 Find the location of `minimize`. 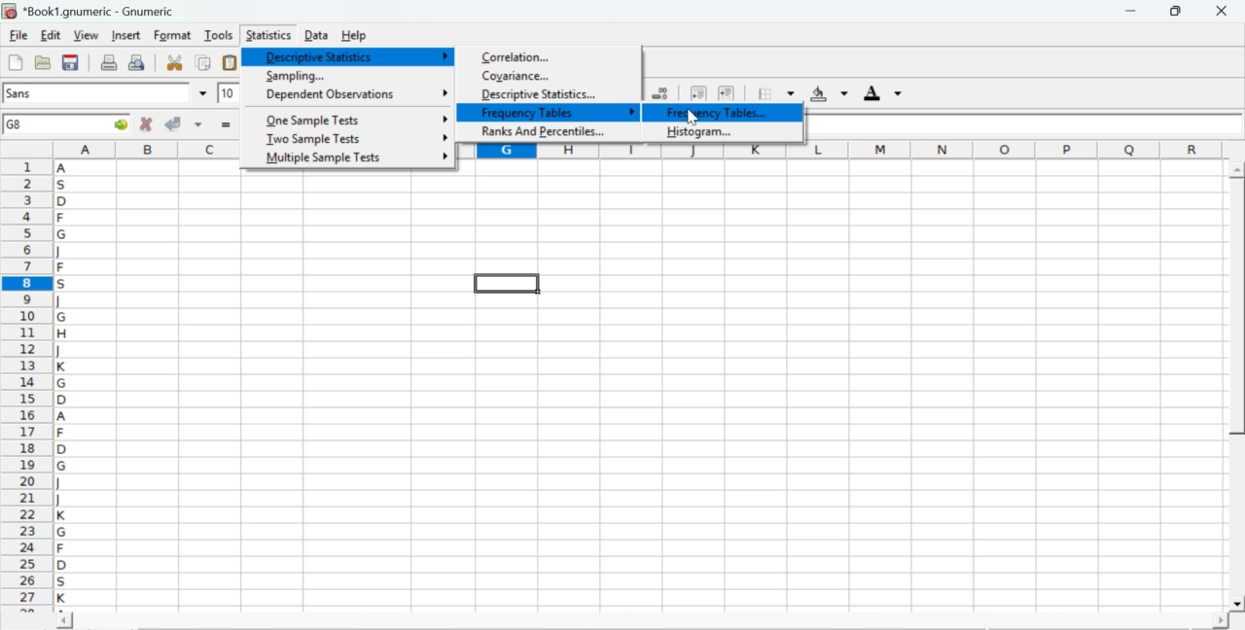

minimize is located at coordinates (1132, 11).